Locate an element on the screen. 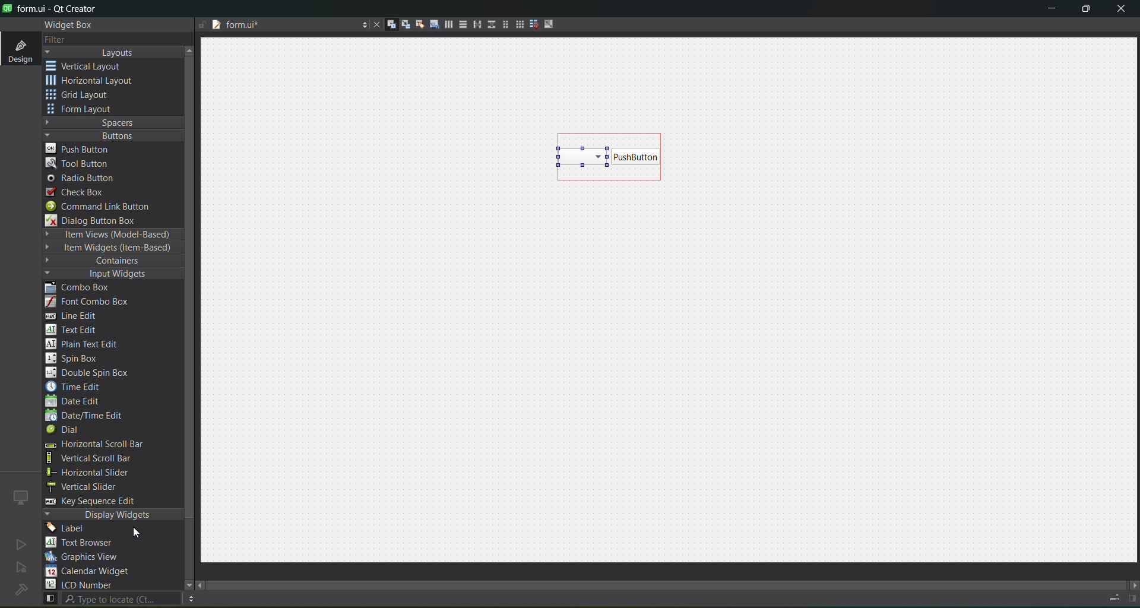 The image size is (1140, 608). spaces is located at coordinates (113, 122).